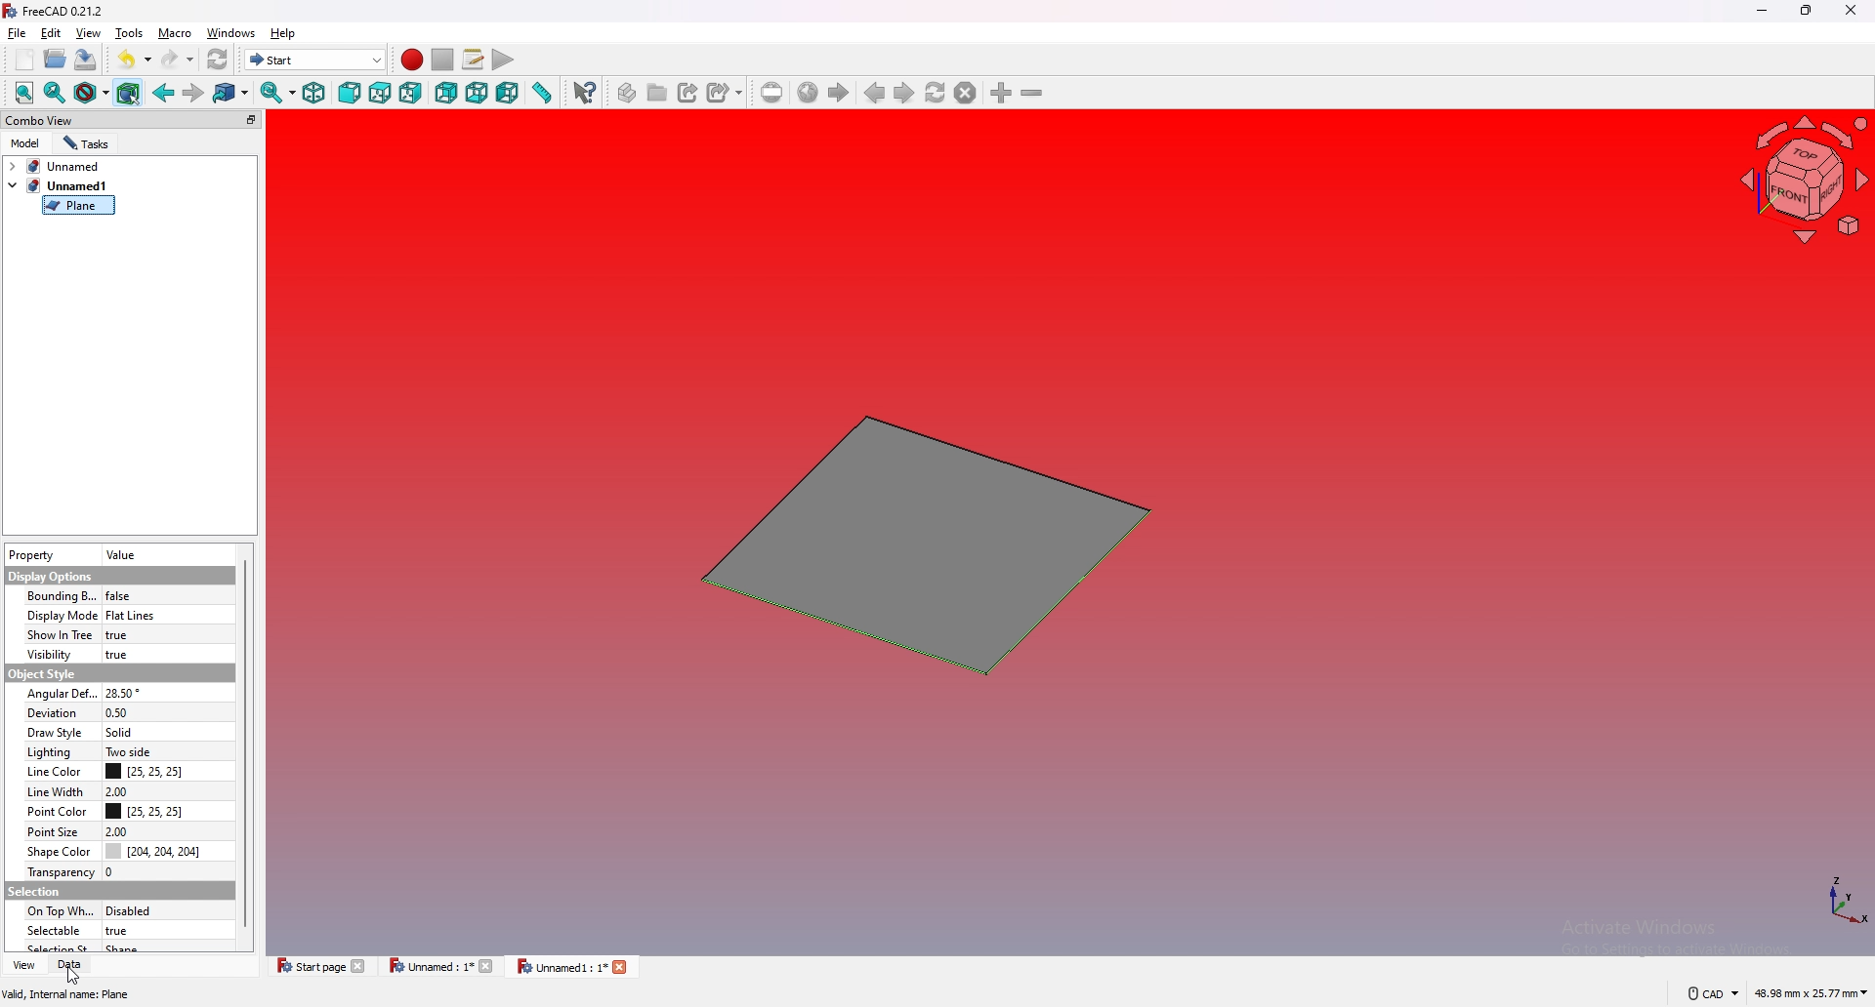  Describe the element at coordinates (31, 555) in the screenshot. I see `property` at that location.